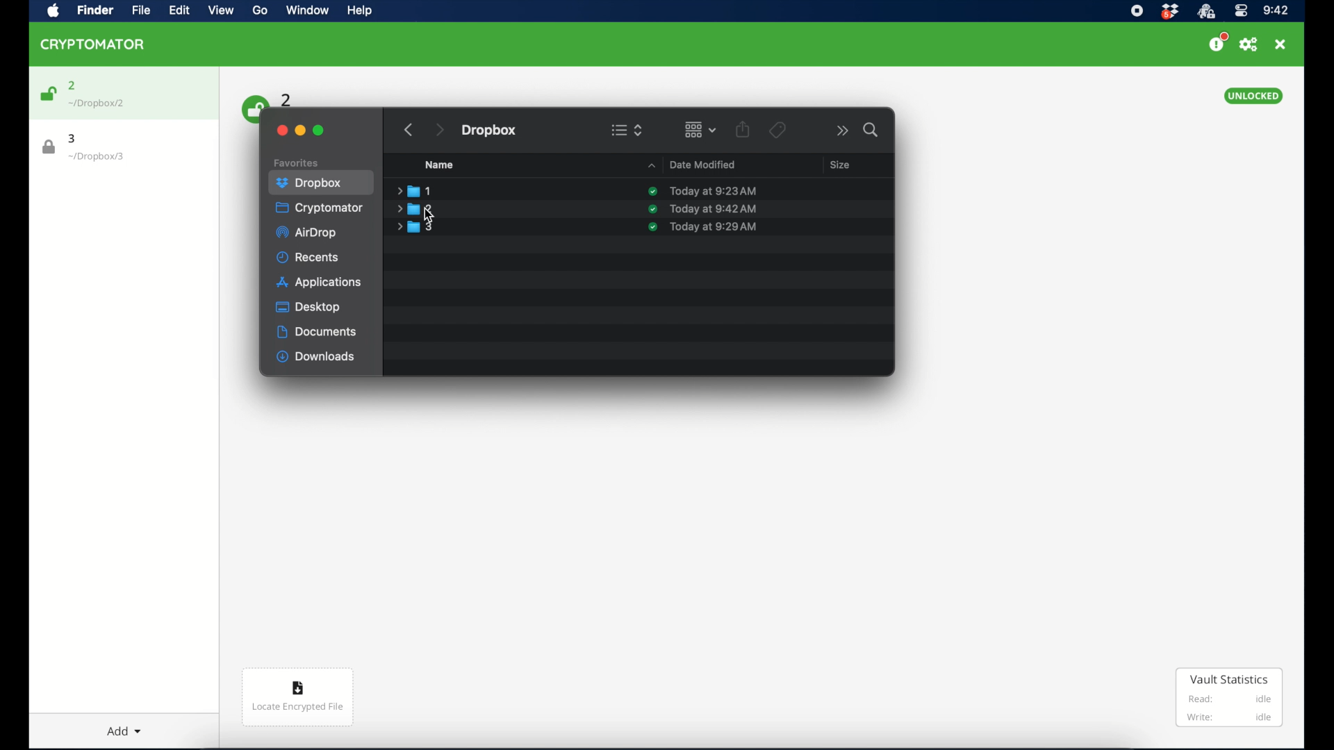 The height and width of the screenshot is (750, 1334). I want to click on control  center, so click(1240, 11).